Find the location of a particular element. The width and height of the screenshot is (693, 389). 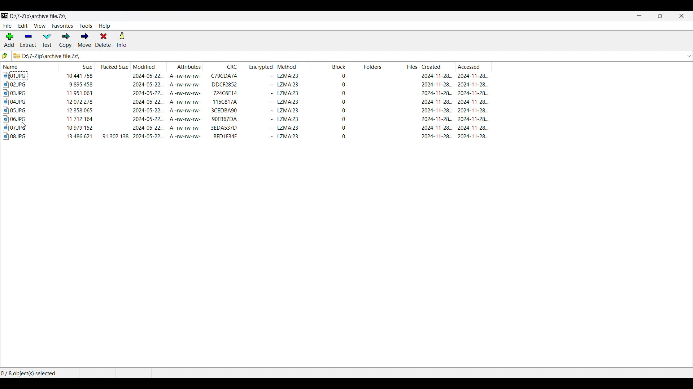

attributes is located at coordinates (185, 119).